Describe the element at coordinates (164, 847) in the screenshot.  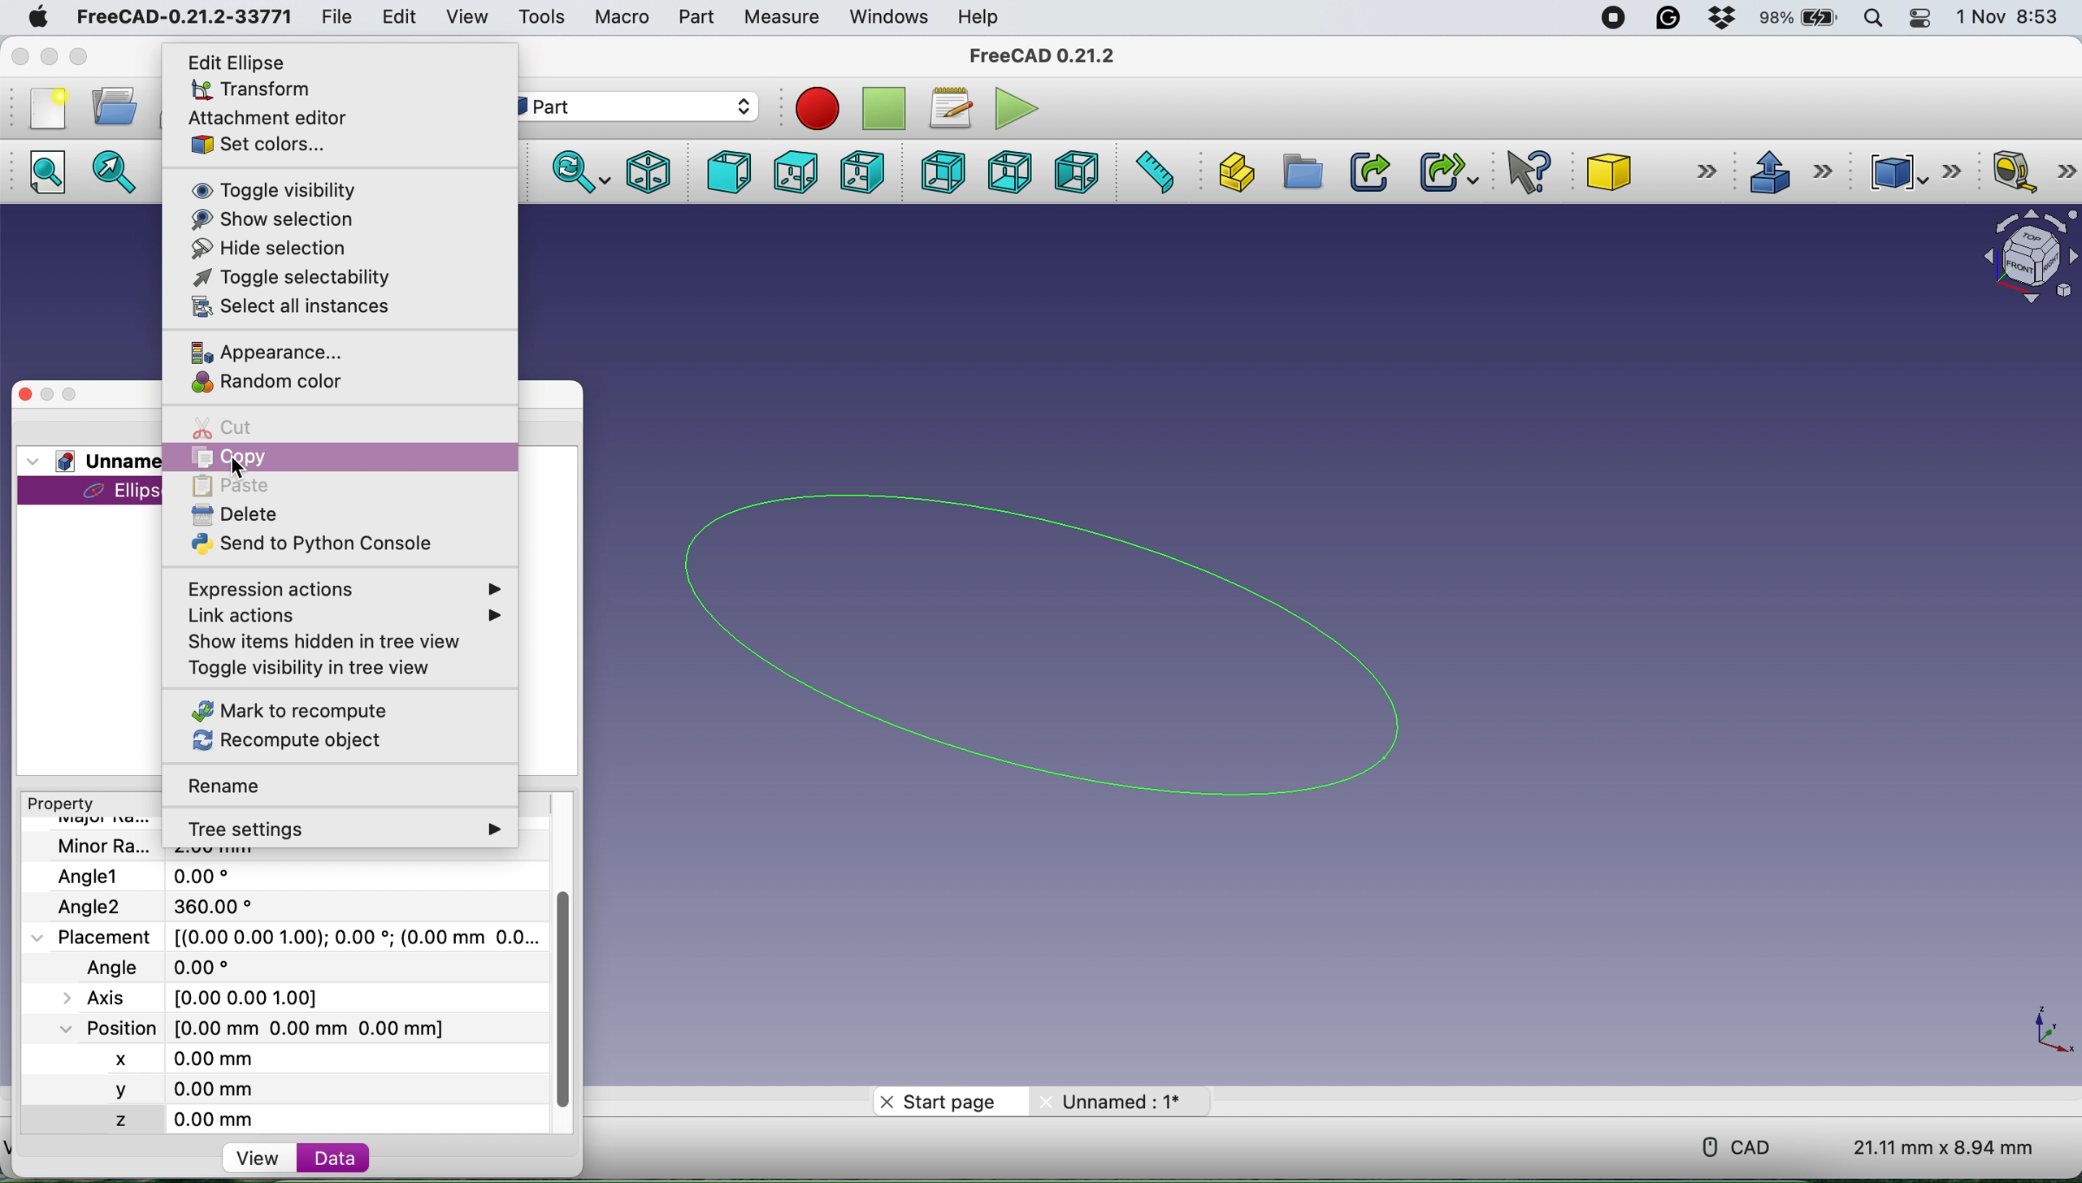
I see `file name` at that location.